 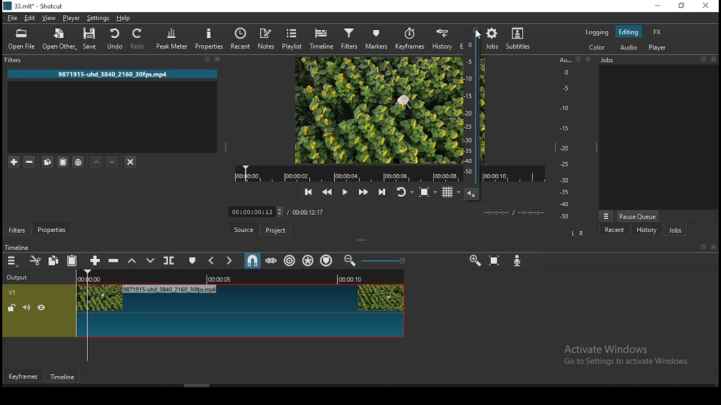 What do you see at coordinates (241, 39) in the screenshot?
I see `split at playhead` at bounding box center [241, 39].